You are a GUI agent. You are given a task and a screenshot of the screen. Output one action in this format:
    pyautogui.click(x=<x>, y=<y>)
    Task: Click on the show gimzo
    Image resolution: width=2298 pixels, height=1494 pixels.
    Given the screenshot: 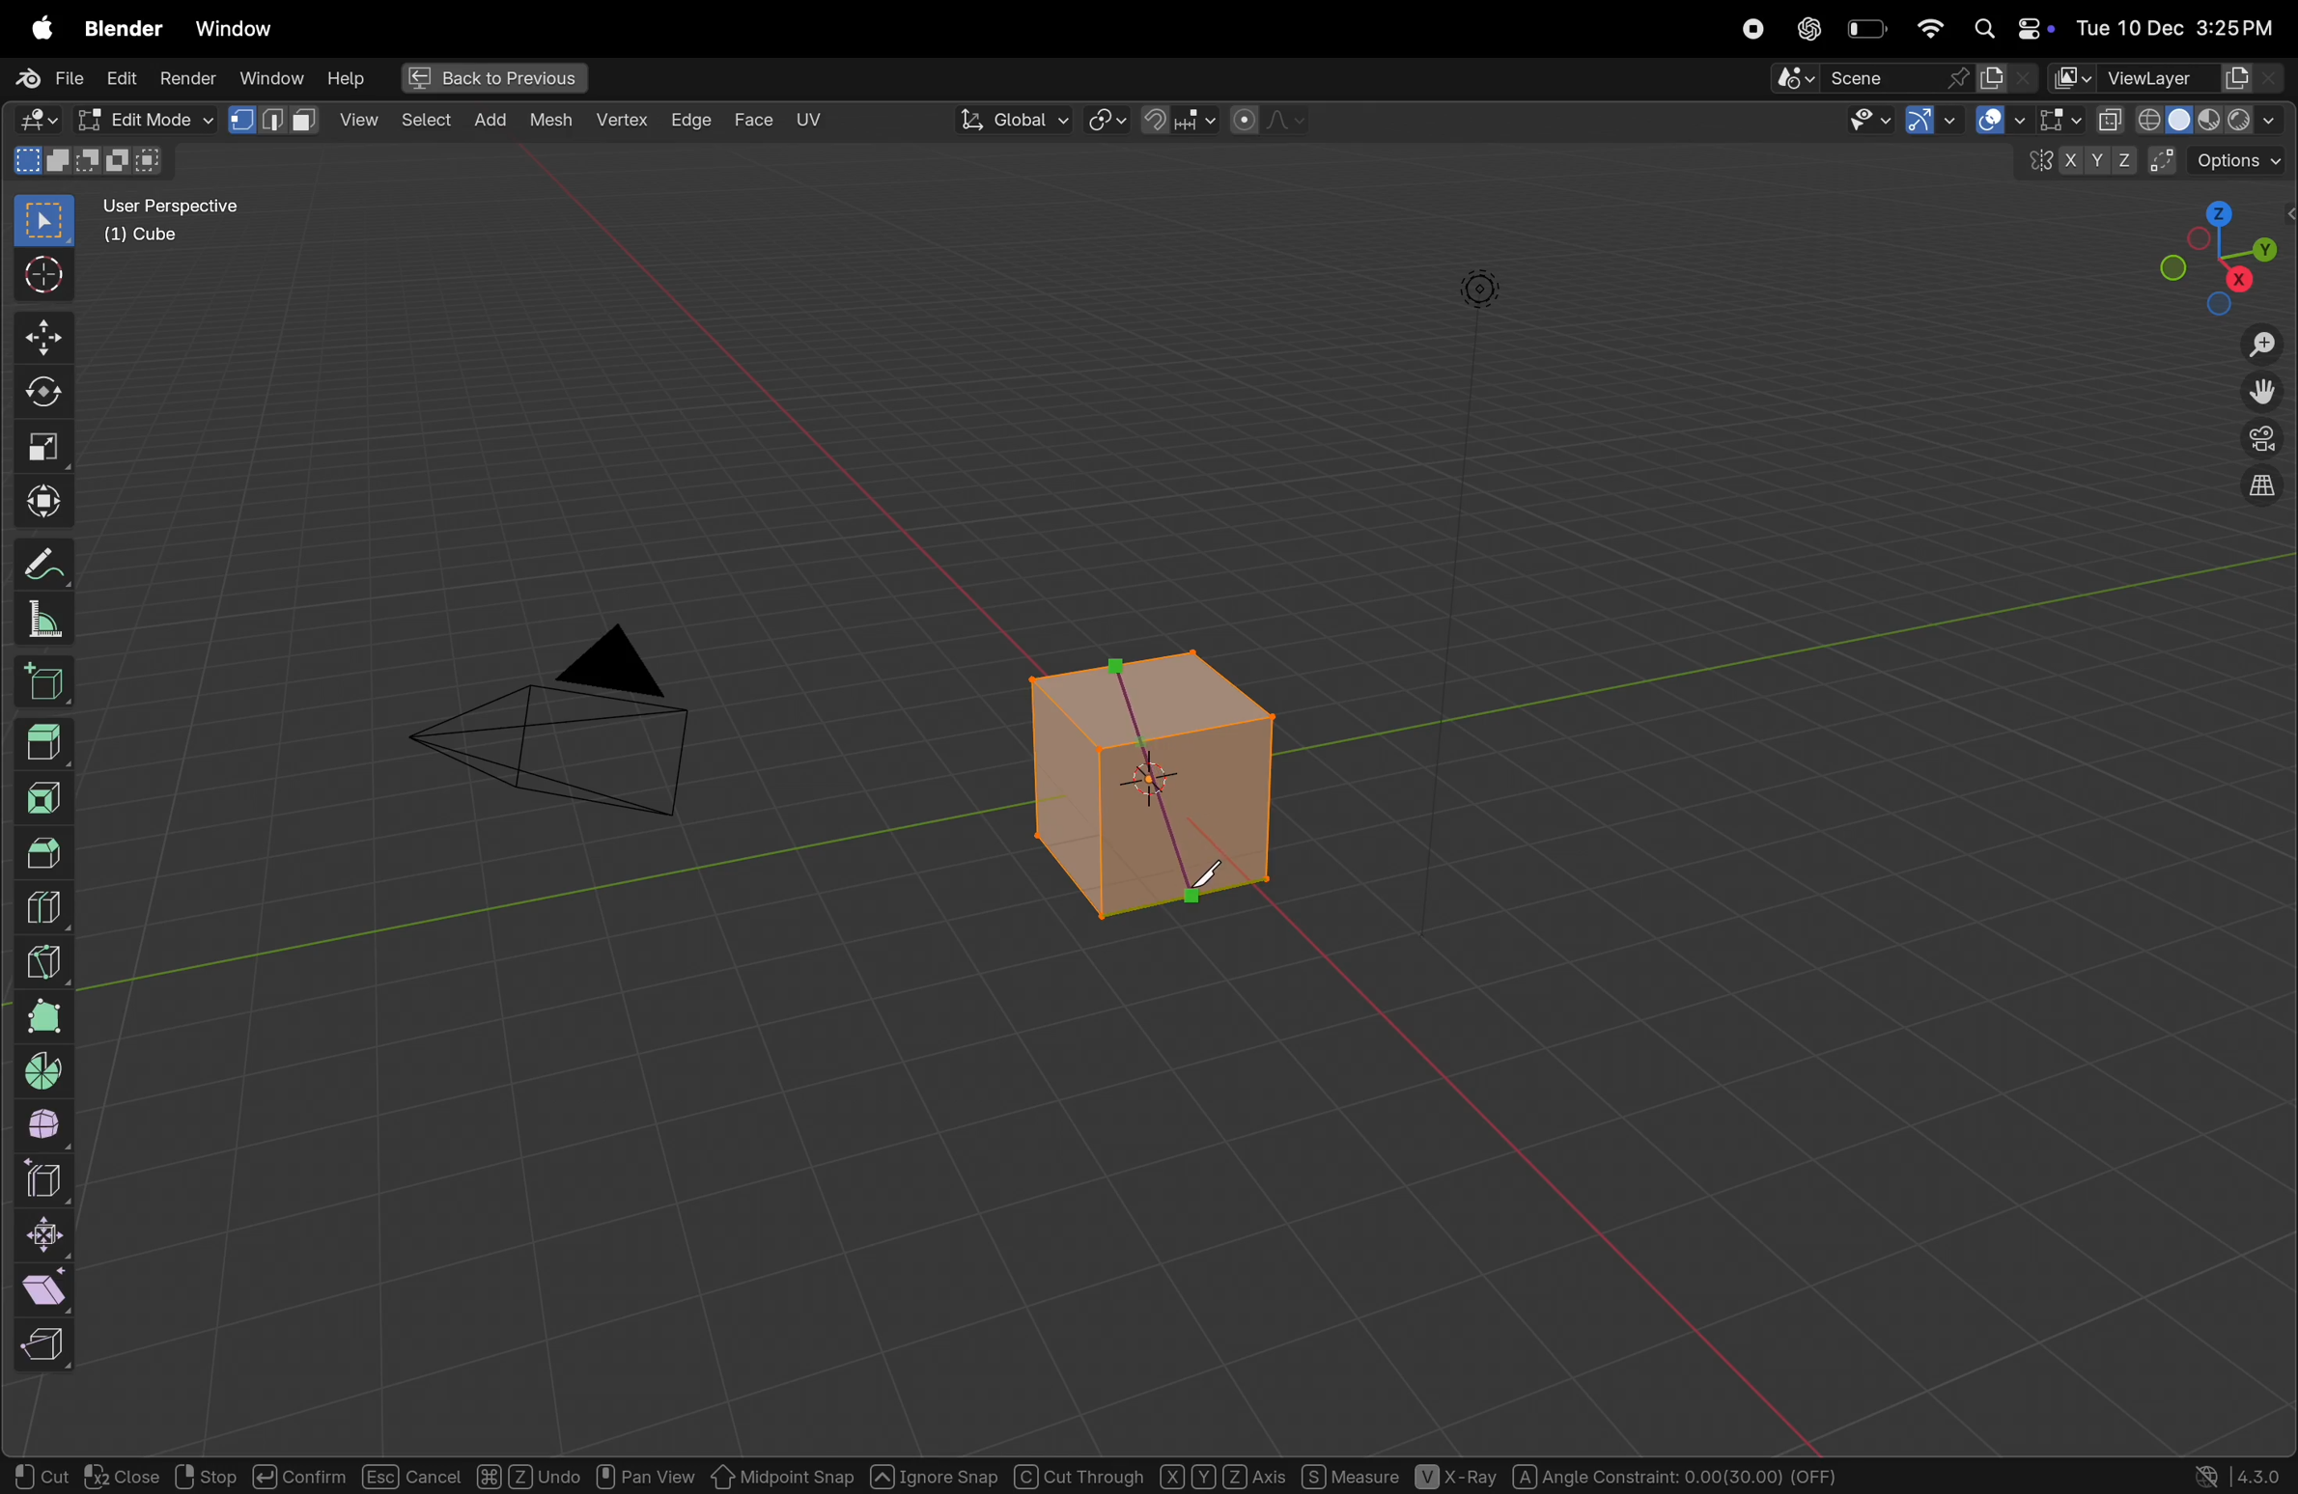 What is the action you would take?
    pyautogui.click(x=1978, y=122)
    